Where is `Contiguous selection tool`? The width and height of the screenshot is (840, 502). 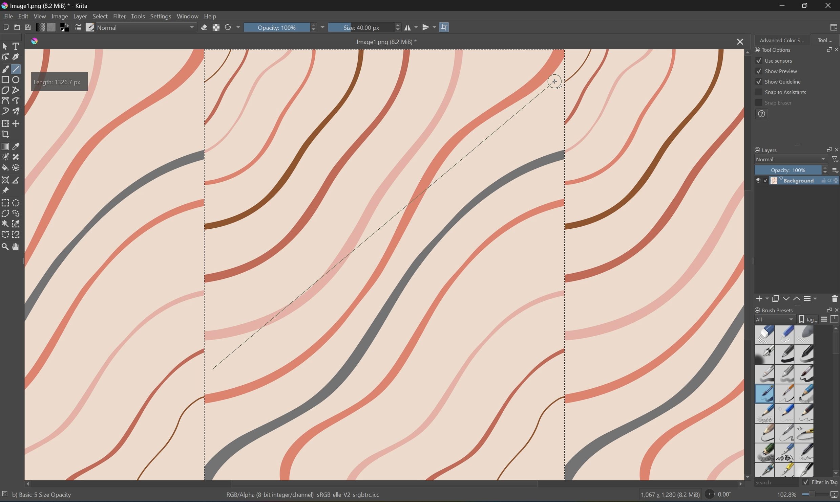 Contiguous selection tool is located at coordinates (5, 224).